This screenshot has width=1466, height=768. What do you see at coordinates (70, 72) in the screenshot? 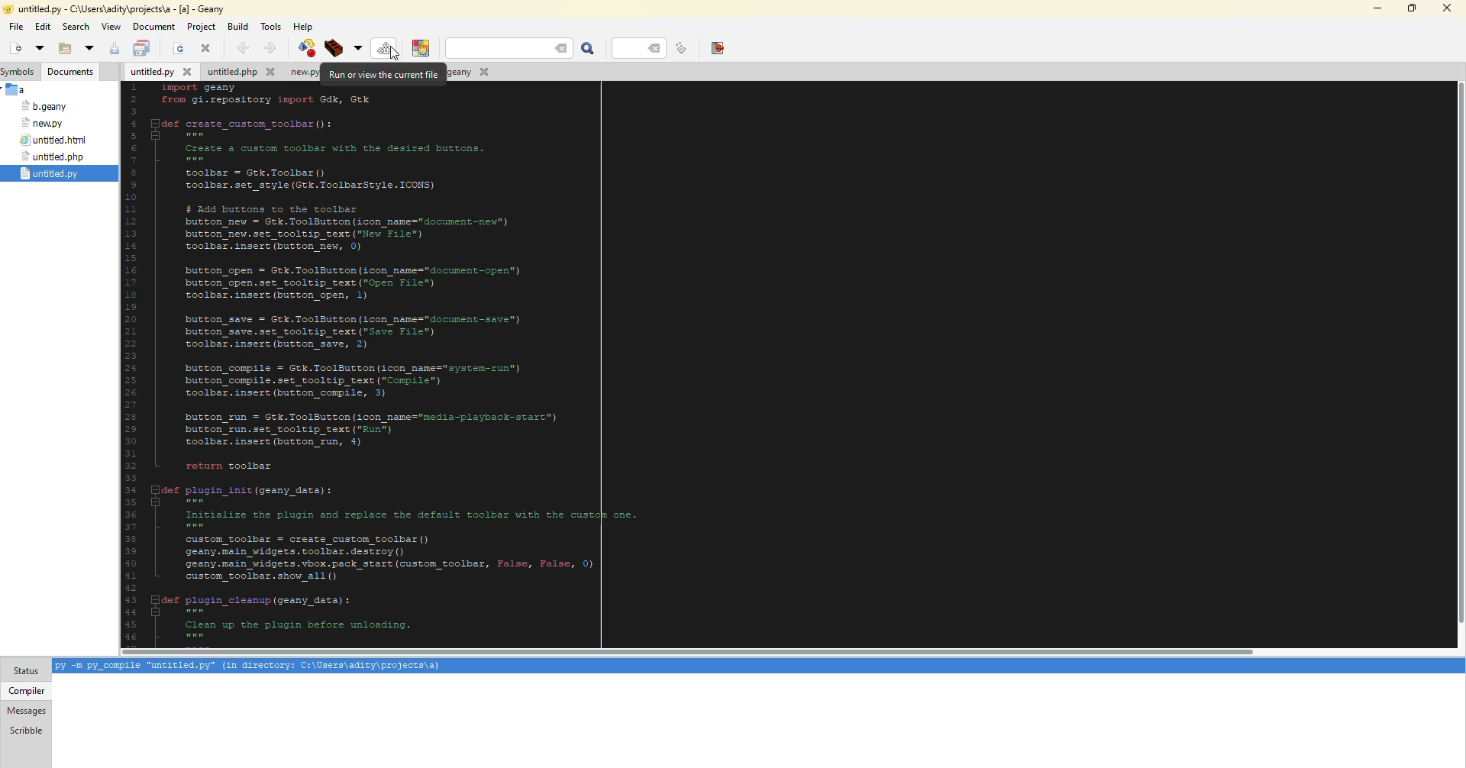
I see `documents` at bounding box center [70, 72].